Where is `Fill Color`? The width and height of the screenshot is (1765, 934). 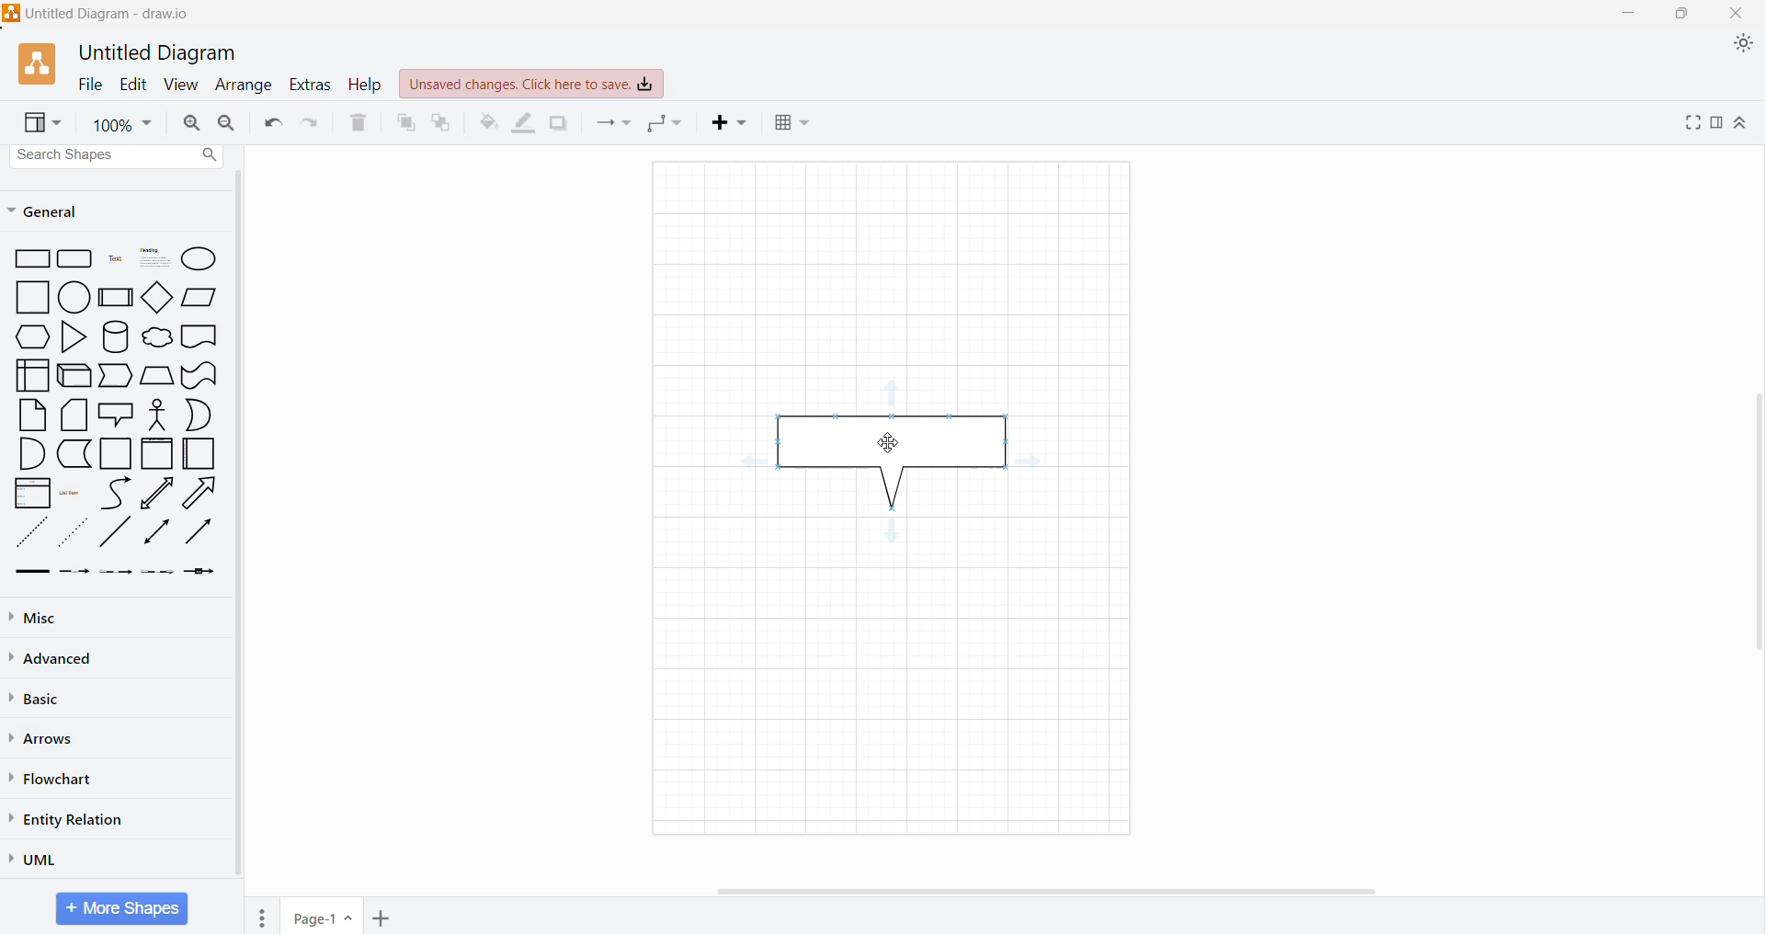 Fill Color is located at coordinates (486, 122).